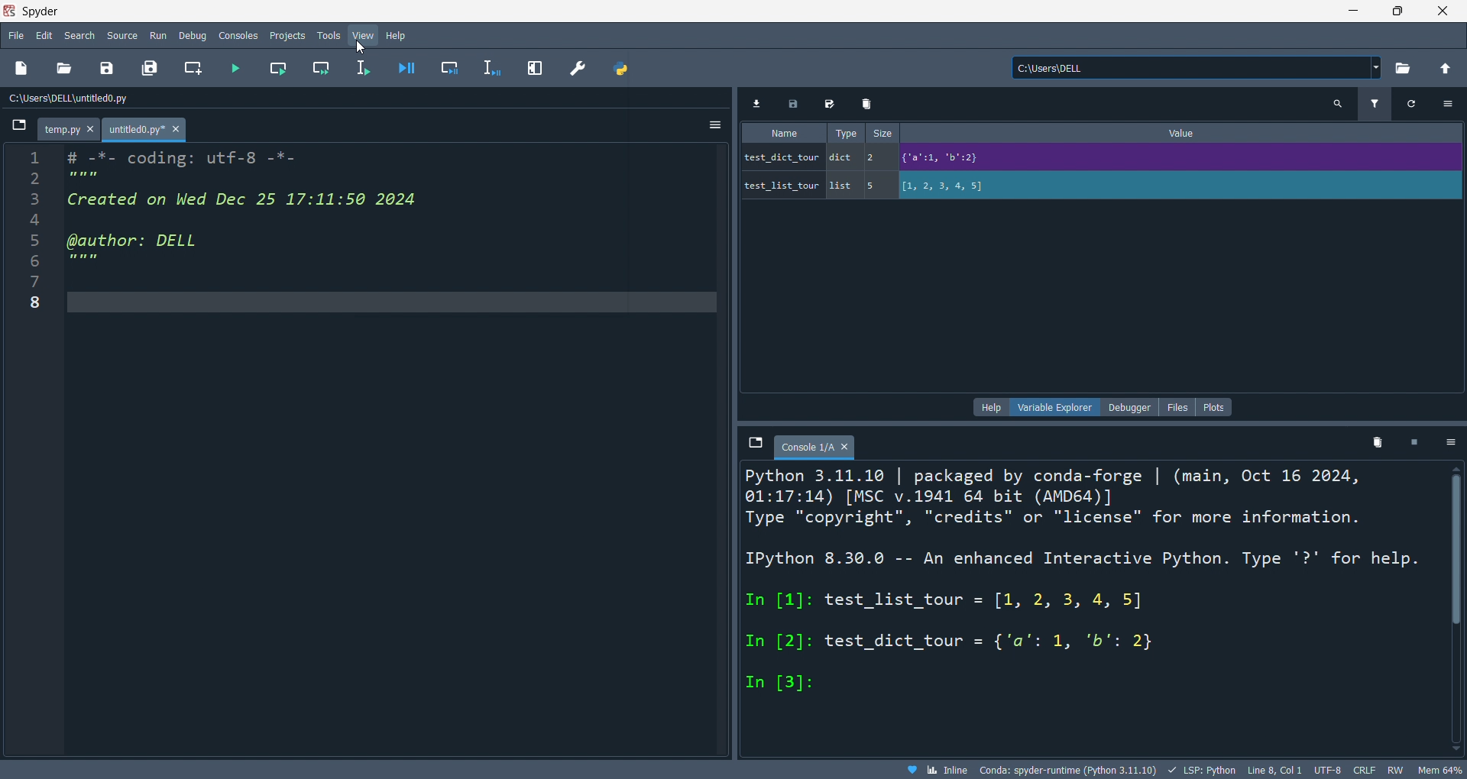 Image resolution: width=1467 pixels, height=779 pixels. Describe the element at coordinates (1439, 770) in the screenshot. I see `memory usage` at that location.